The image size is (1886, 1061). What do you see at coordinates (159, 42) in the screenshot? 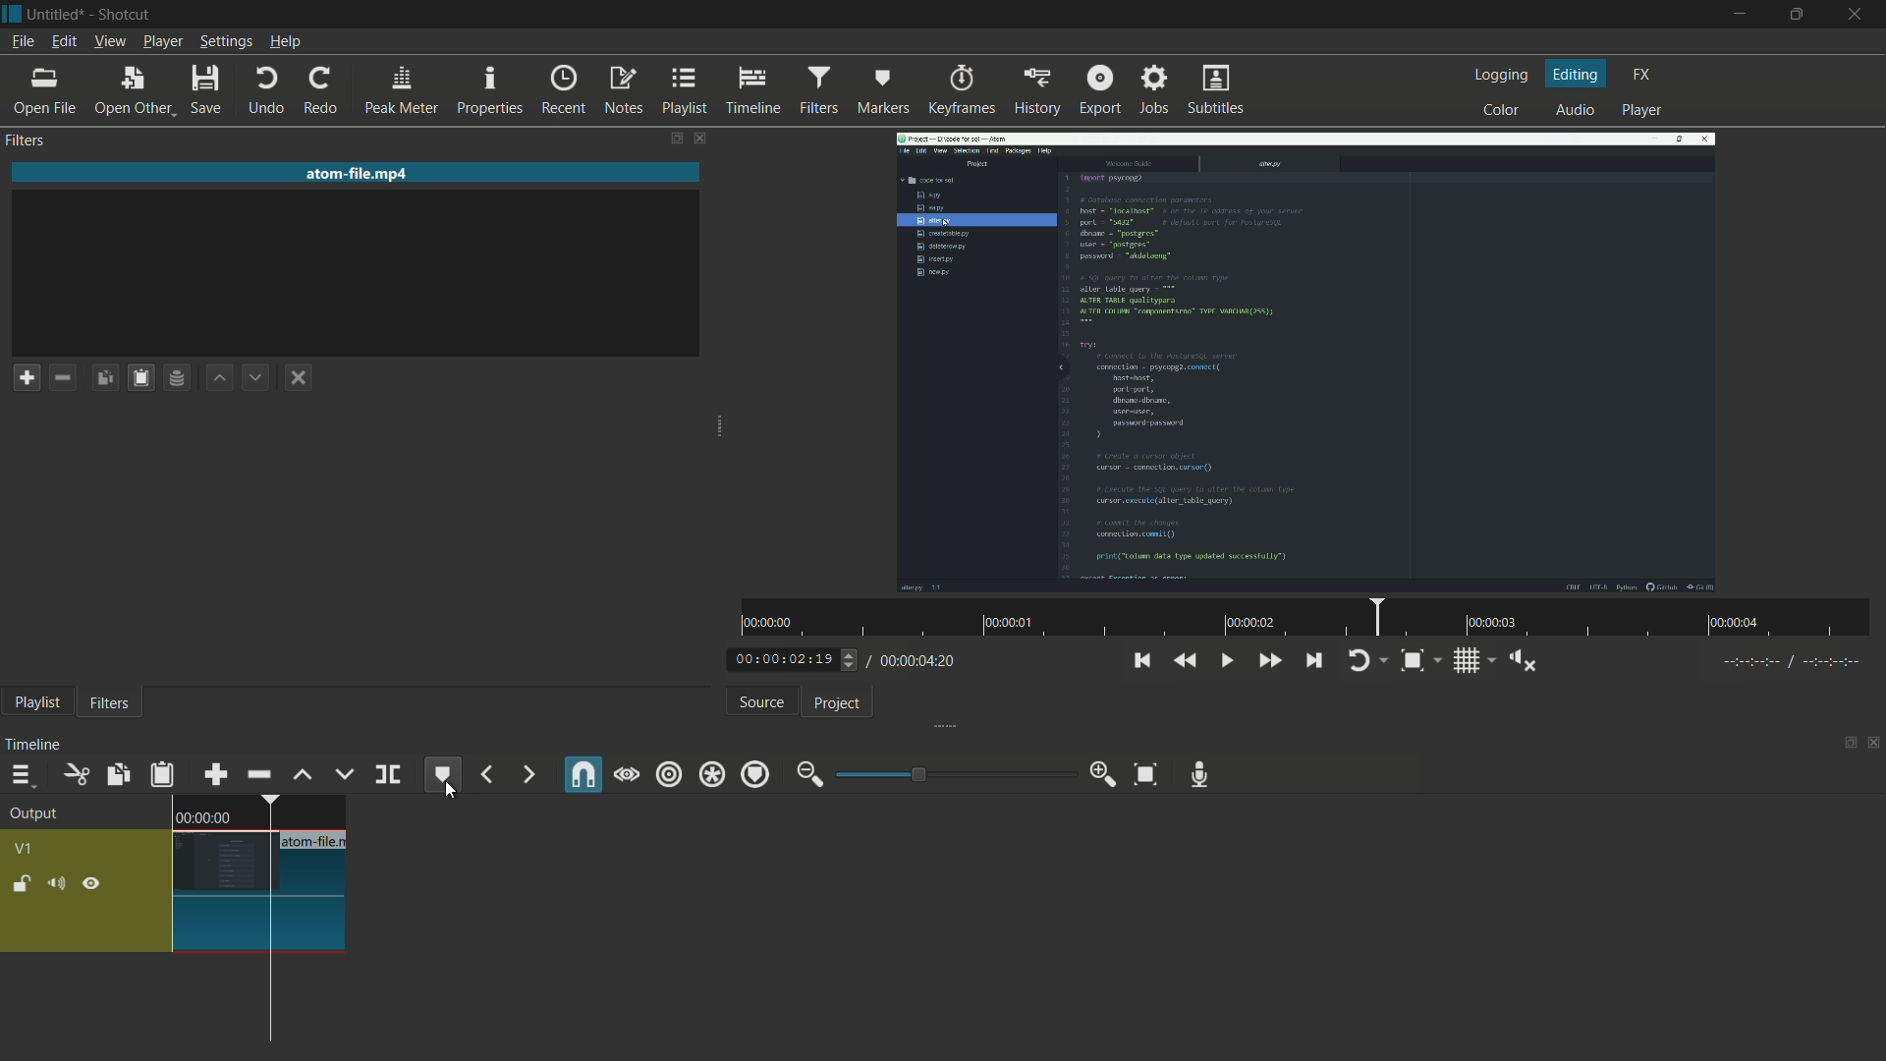
I see `player menu` at bounding box center [159, 42].